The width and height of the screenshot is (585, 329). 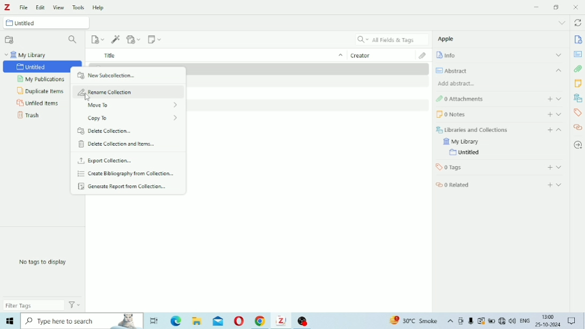 I want to click on New Note, so click(x=155, y=39).